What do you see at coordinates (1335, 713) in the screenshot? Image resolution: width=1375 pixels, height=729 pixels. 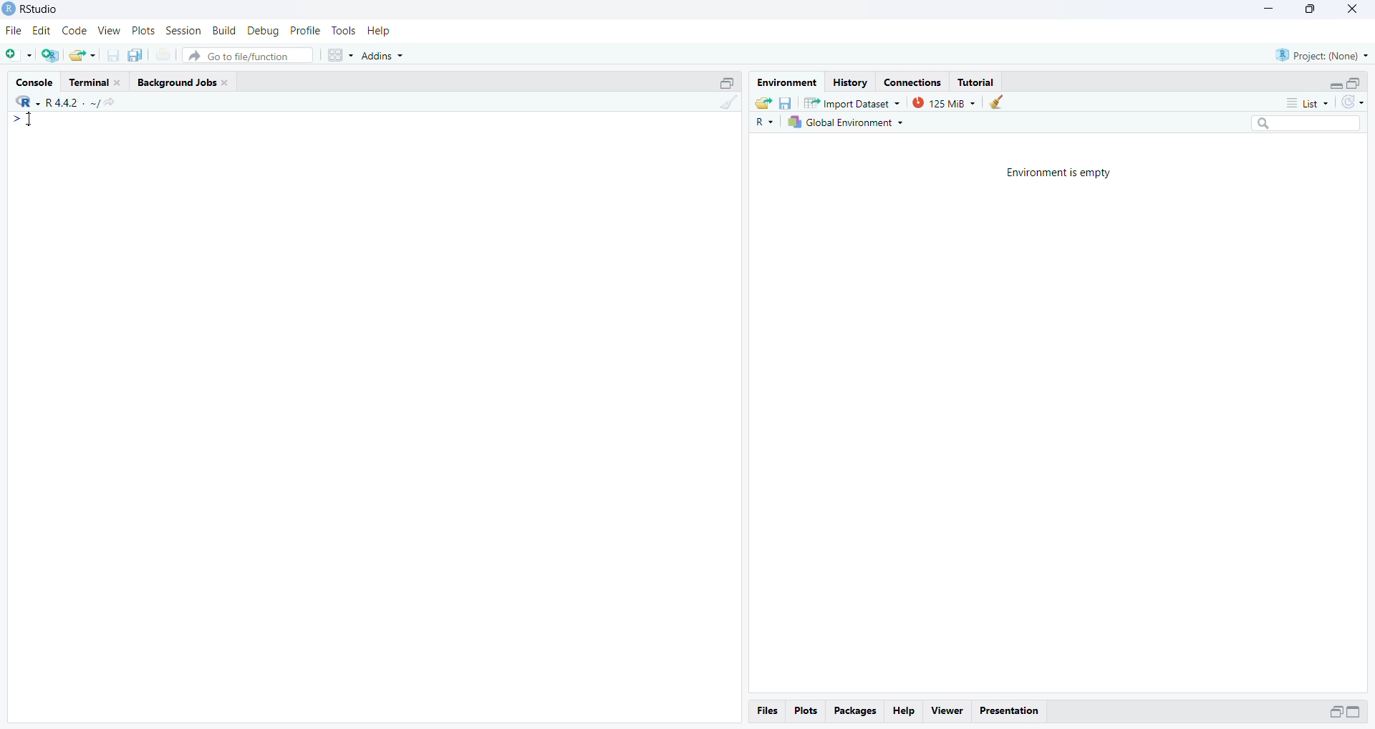 I see `minimize` at bounding box center [1335, 713].